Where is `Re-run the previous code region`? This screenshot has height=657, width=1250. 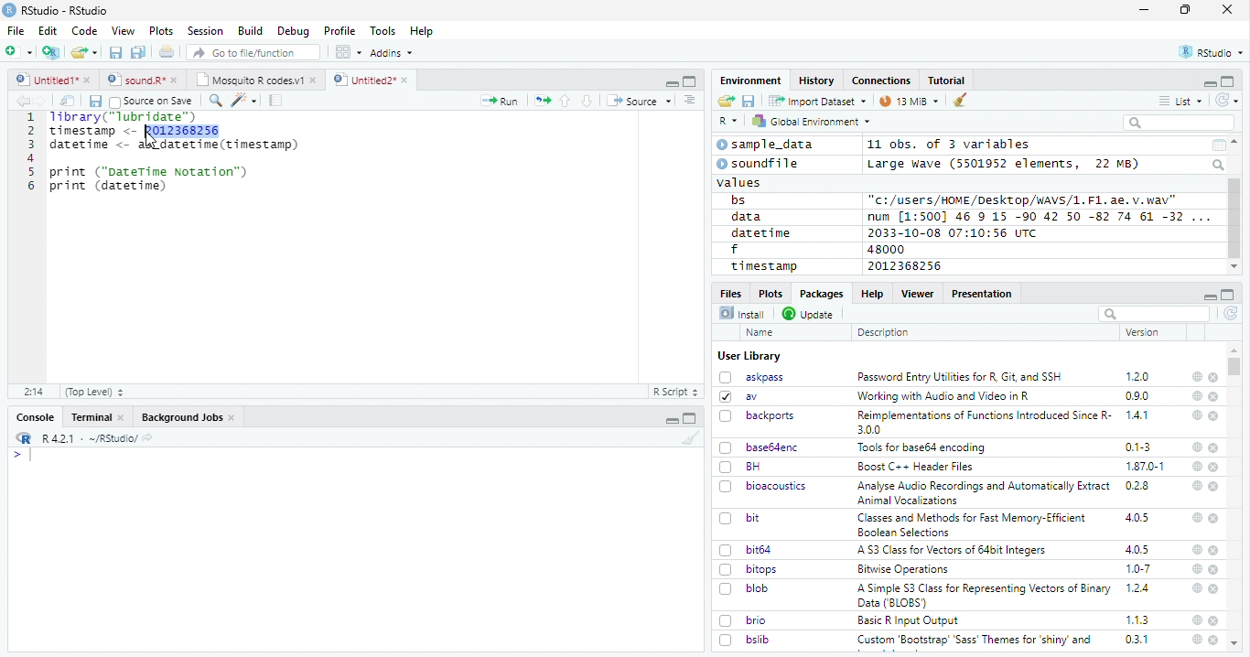 Re-run the previous code region is located at coordinates (541, 102).